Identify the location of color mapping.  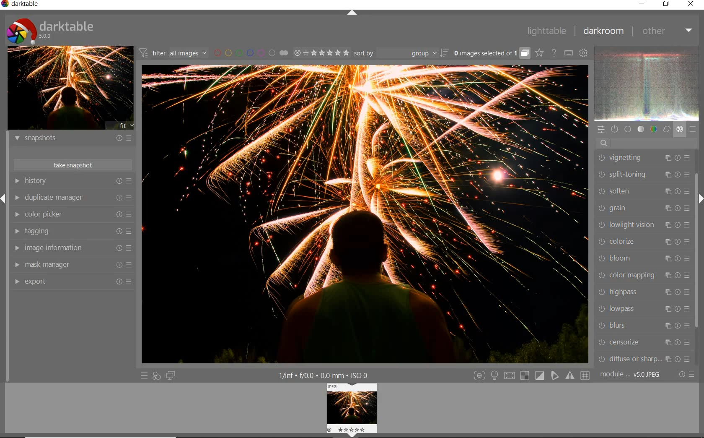
(643, 276).